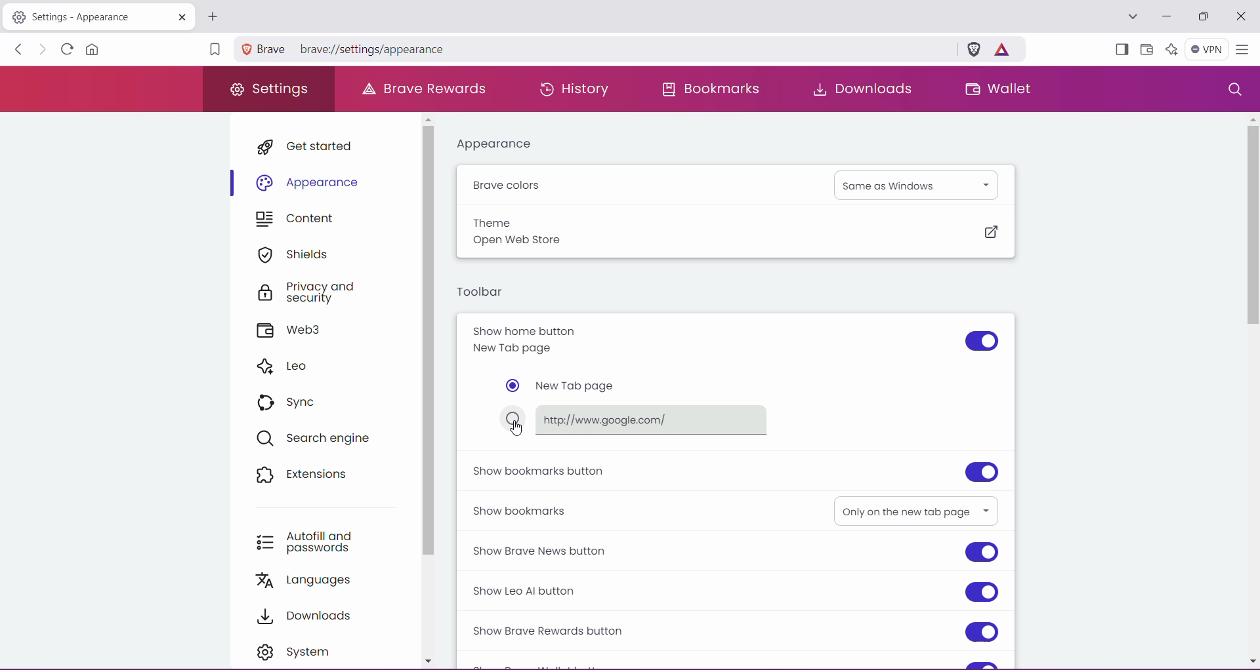 Image resolution: width=1260 pixels, height=670 pixels. What do you see at coordinates (296, 331) in the screenshot?
I see `Web3` at bounding box center [296, 331].